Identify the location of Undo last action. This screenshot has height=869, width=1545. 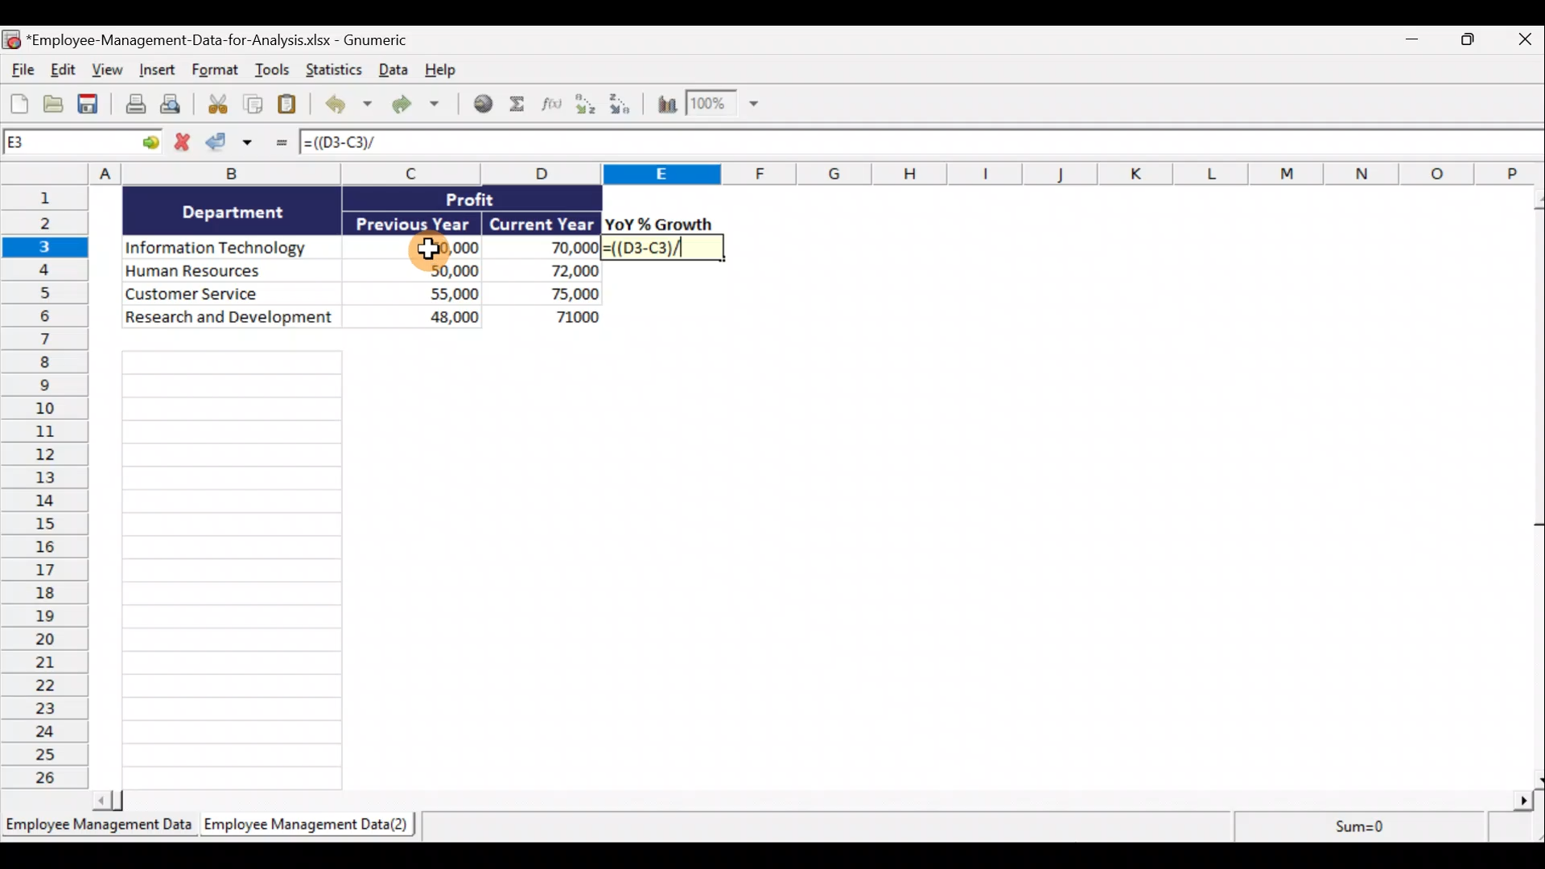
(345, 105).